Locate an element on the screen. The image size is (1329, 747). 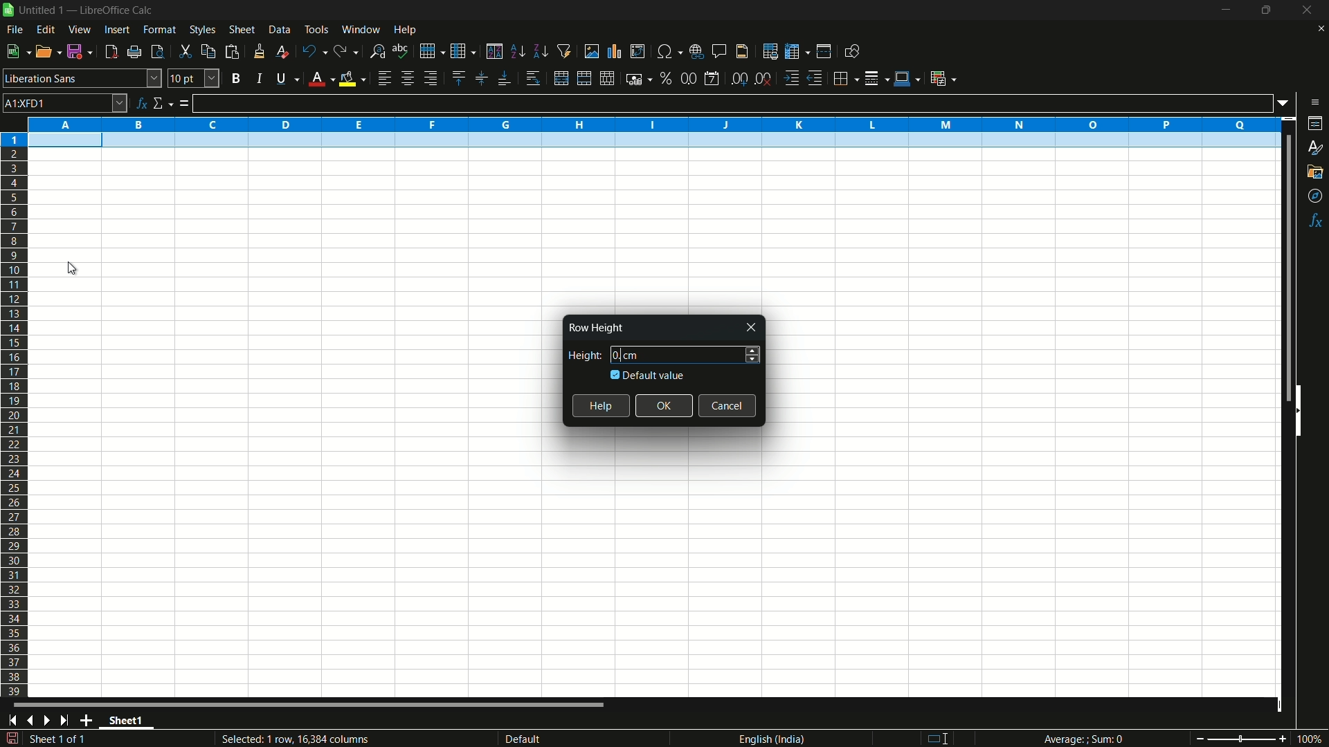
formula input options is located at coordinates (1287, 102).